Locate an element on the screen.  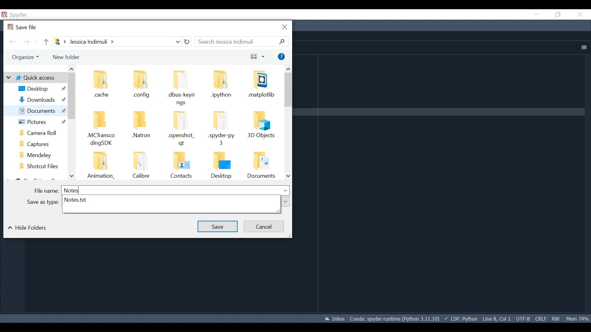
Help is located at coordinates (282, 57).